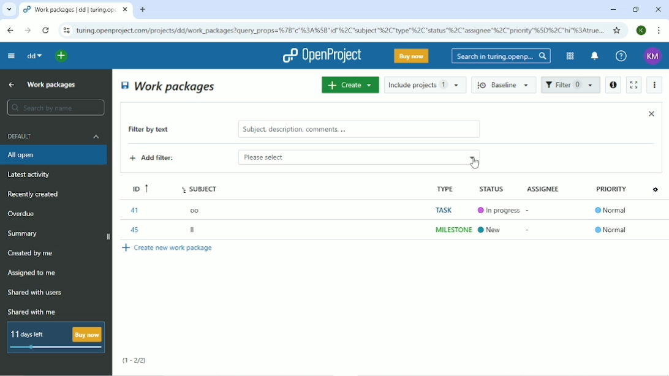 This screenshot has height=376, width=669. Describe the element at coordinates (621, 56) in the screenshot. I see `Help` at that location.